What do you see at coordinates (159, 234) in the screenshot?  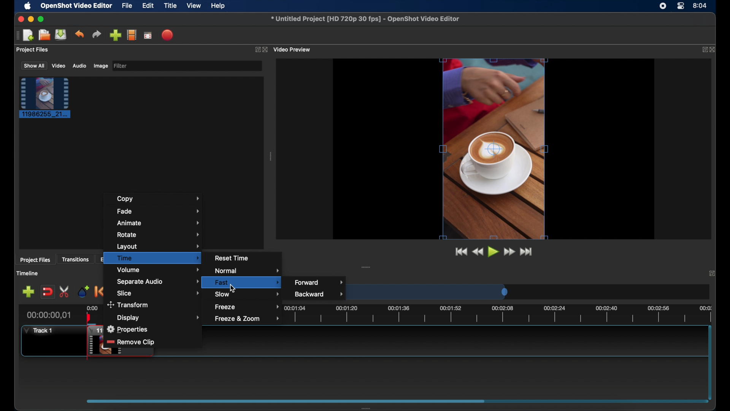 I see `rotate menu` at bounding box center [159, 234].